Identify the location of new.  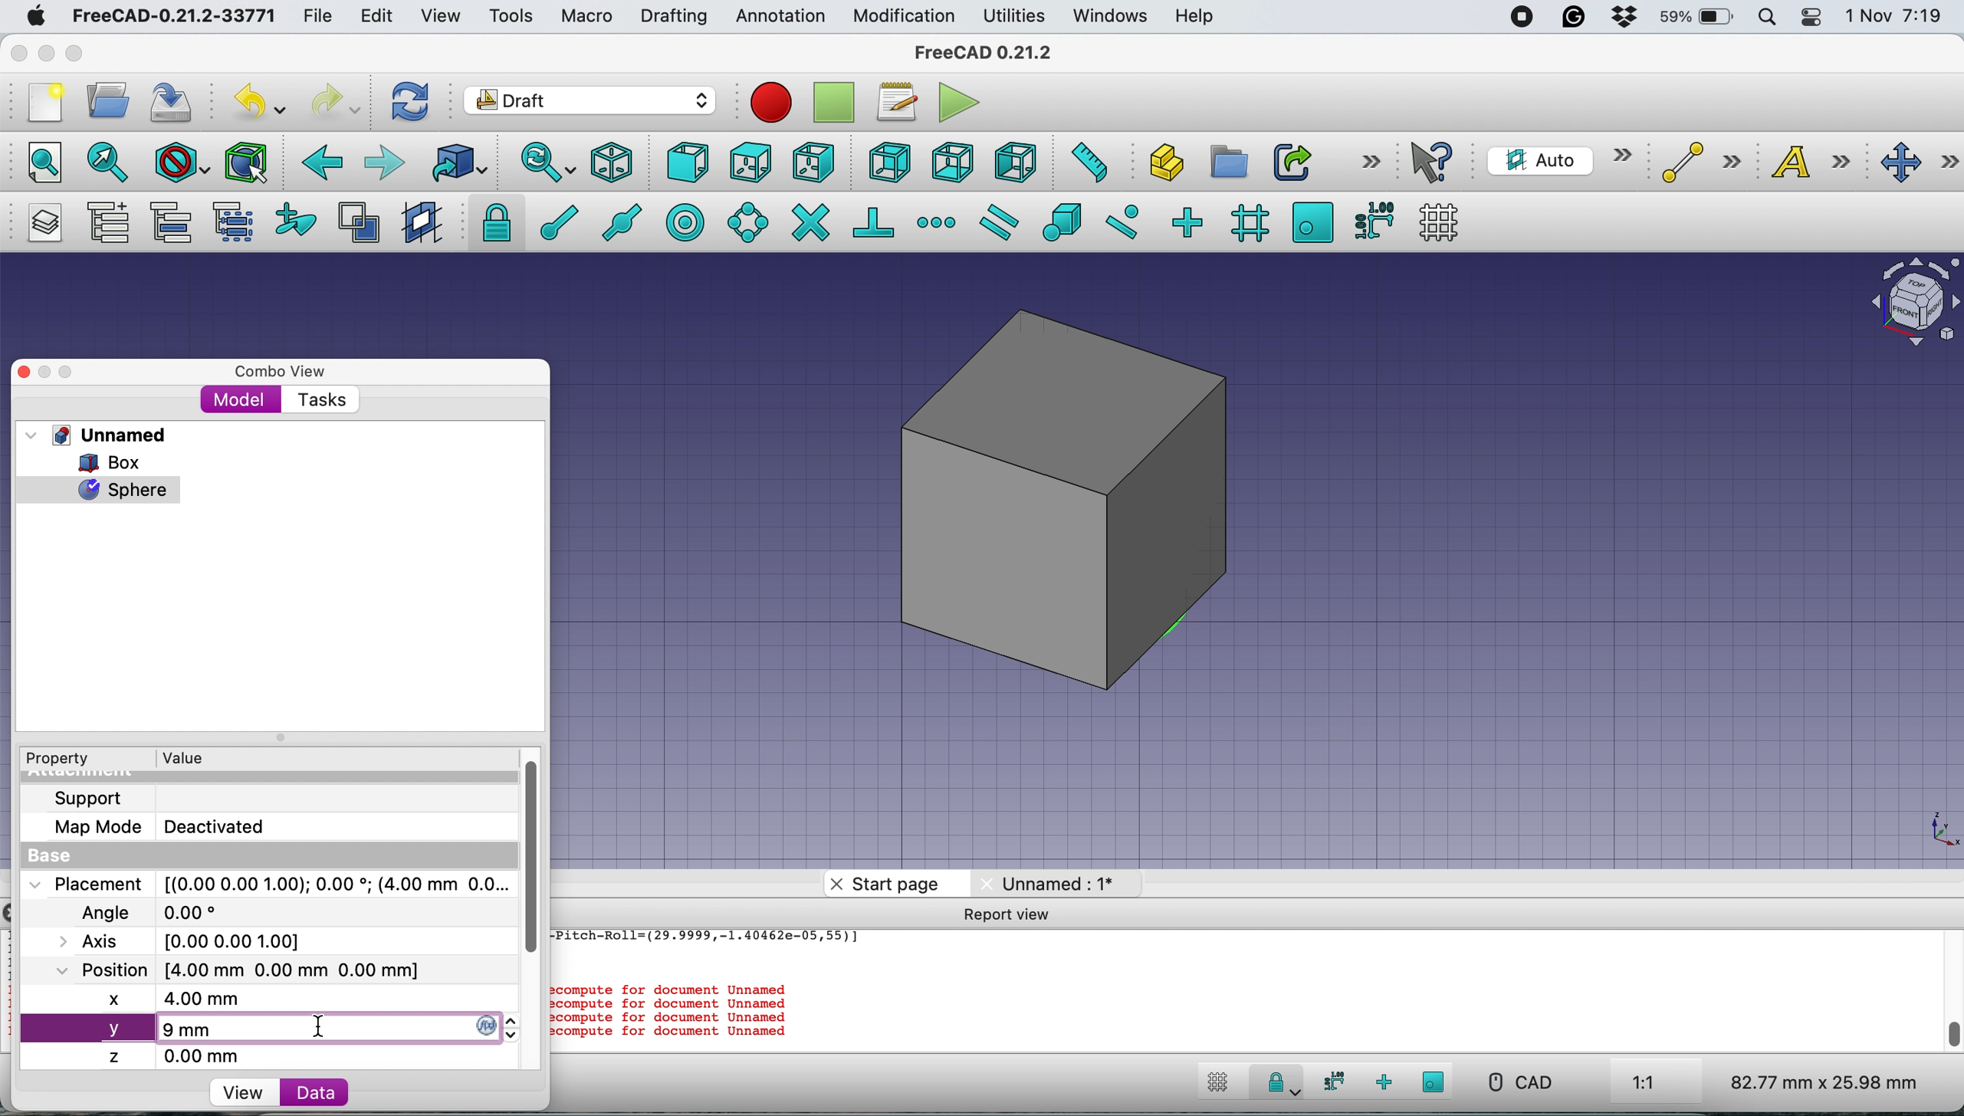
(41, 103).